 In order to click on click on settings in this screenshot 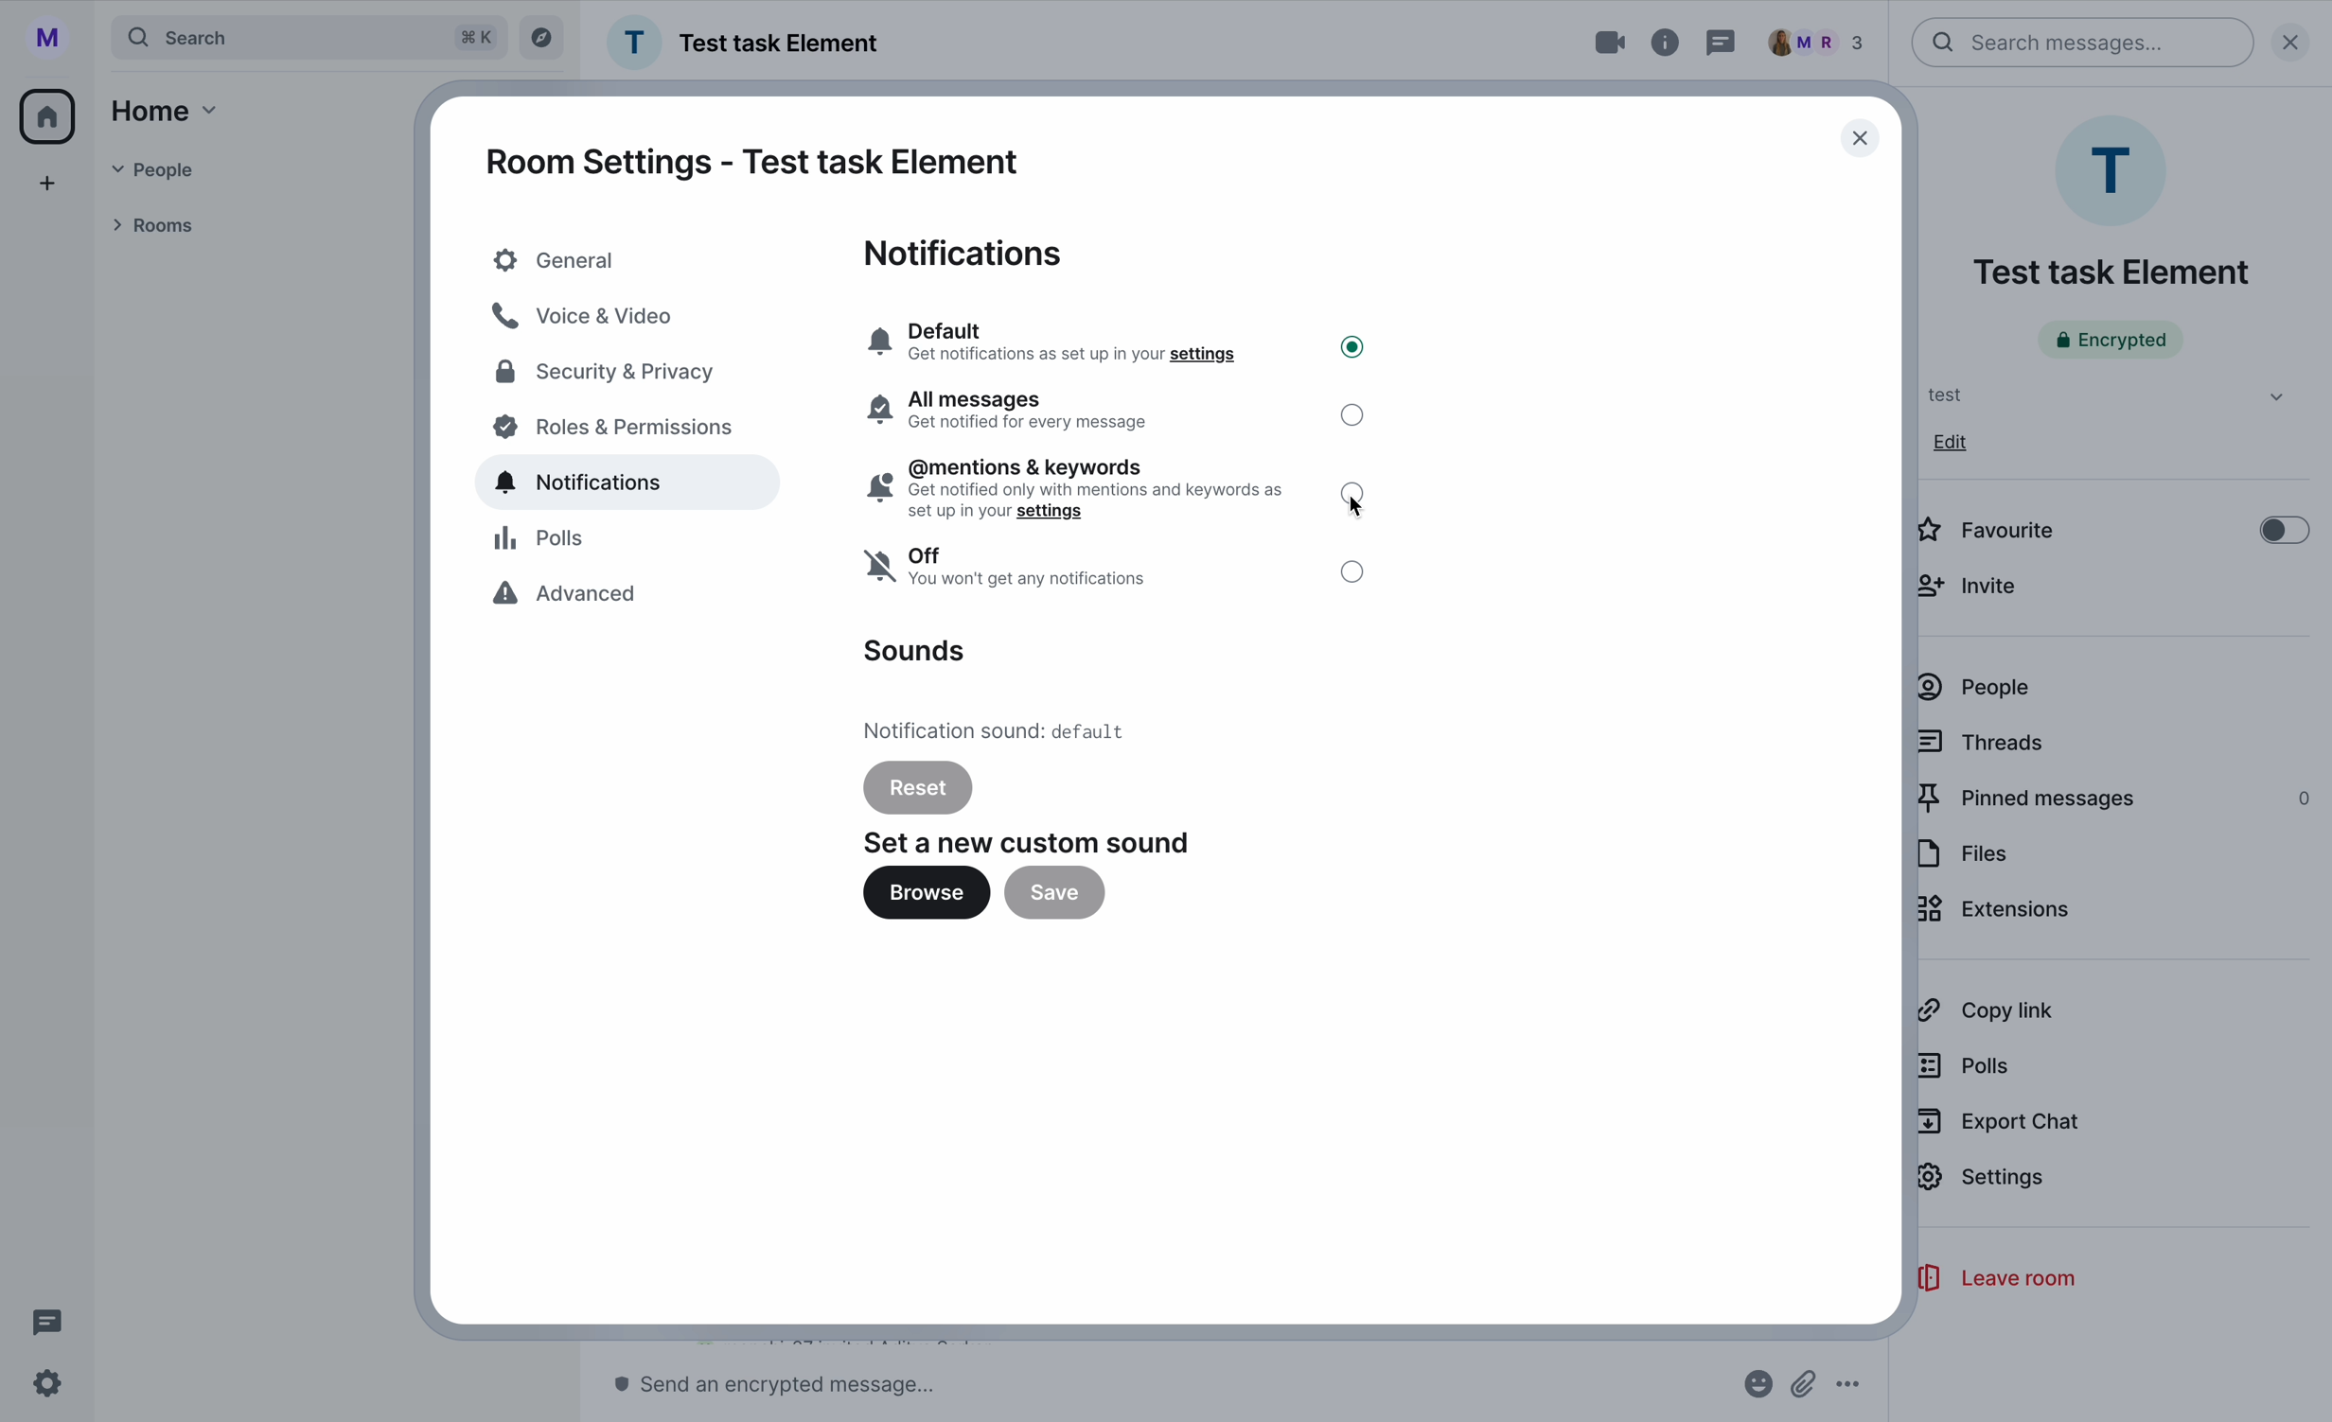, I will do `click(1985, 1186)`.